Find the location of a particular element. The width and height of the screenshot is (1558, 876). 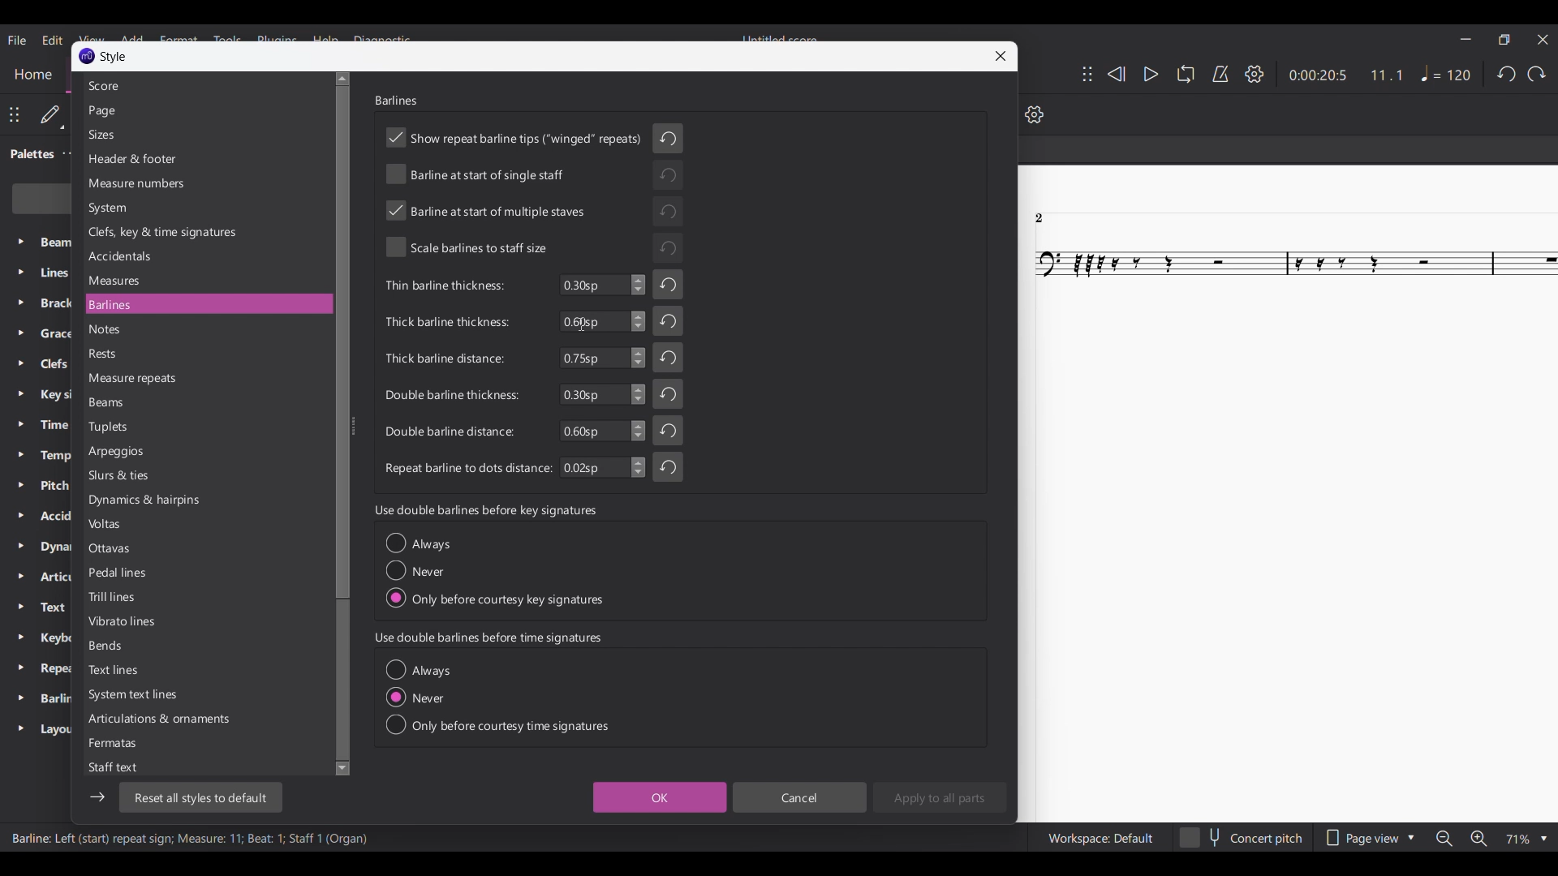

Reset to default is located at coordinates (201, 797).